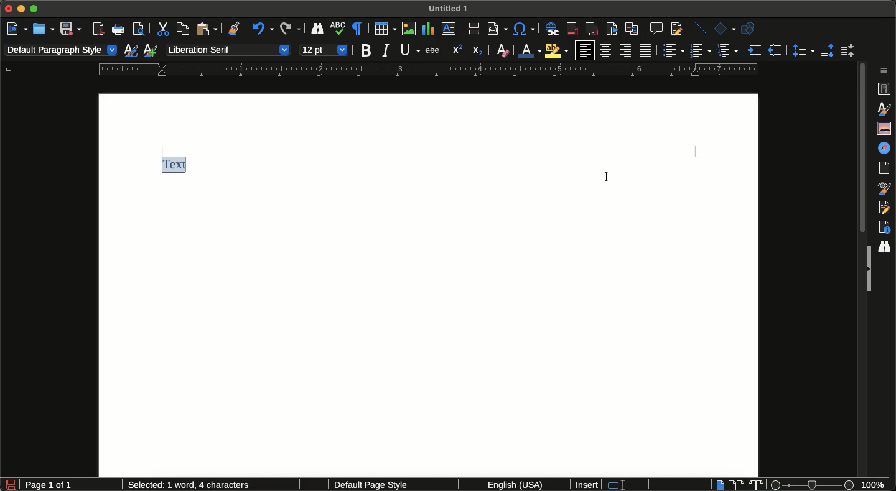 This screenshot has width=896, height=491. What do you see at coordinates (754, 50) in the screenshot?
I see `Increase` at bounding box center [754, 50].